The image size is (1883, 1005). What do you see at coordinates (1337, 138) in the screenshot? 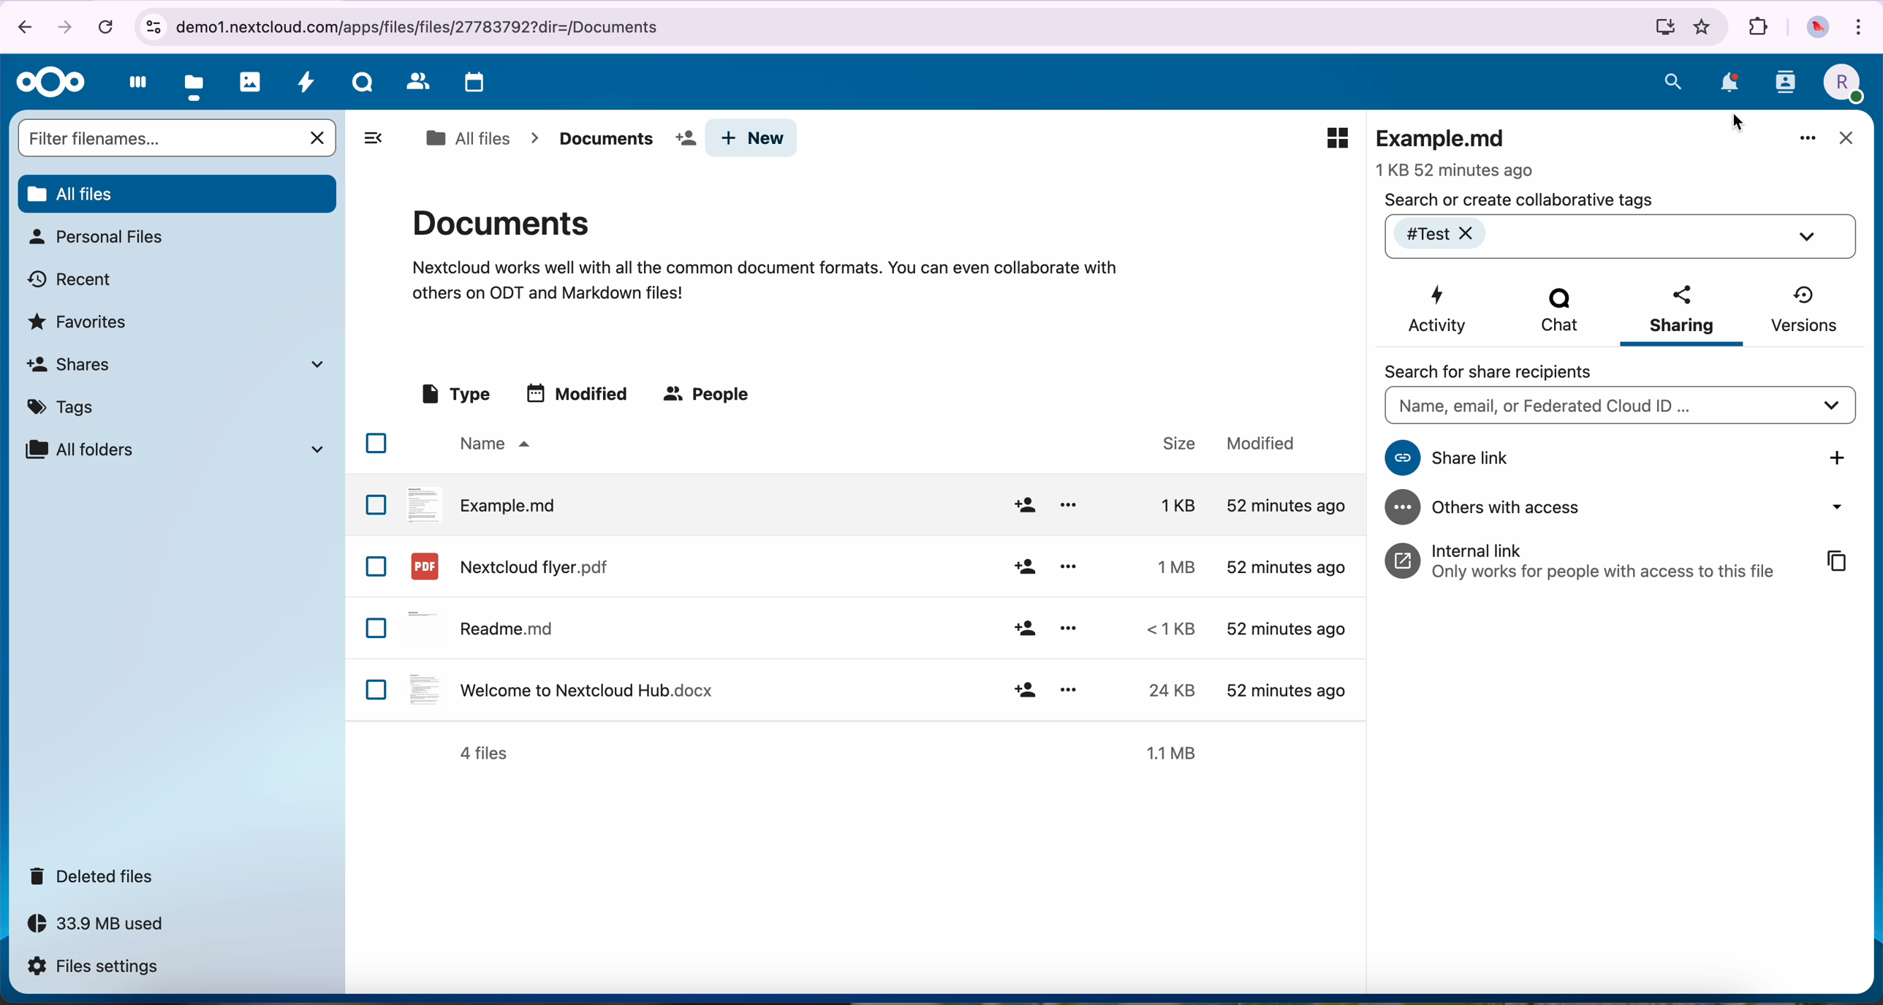
I see `preview` at bounding box center [1337, 138].